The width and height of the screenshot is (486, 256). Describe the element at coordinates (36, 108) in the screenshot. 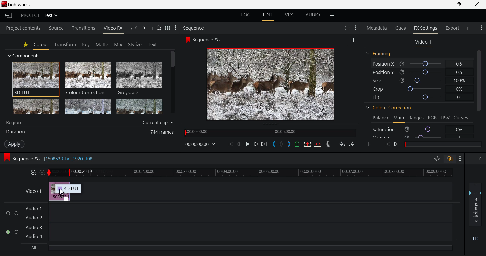

I see `Glow` at that location.